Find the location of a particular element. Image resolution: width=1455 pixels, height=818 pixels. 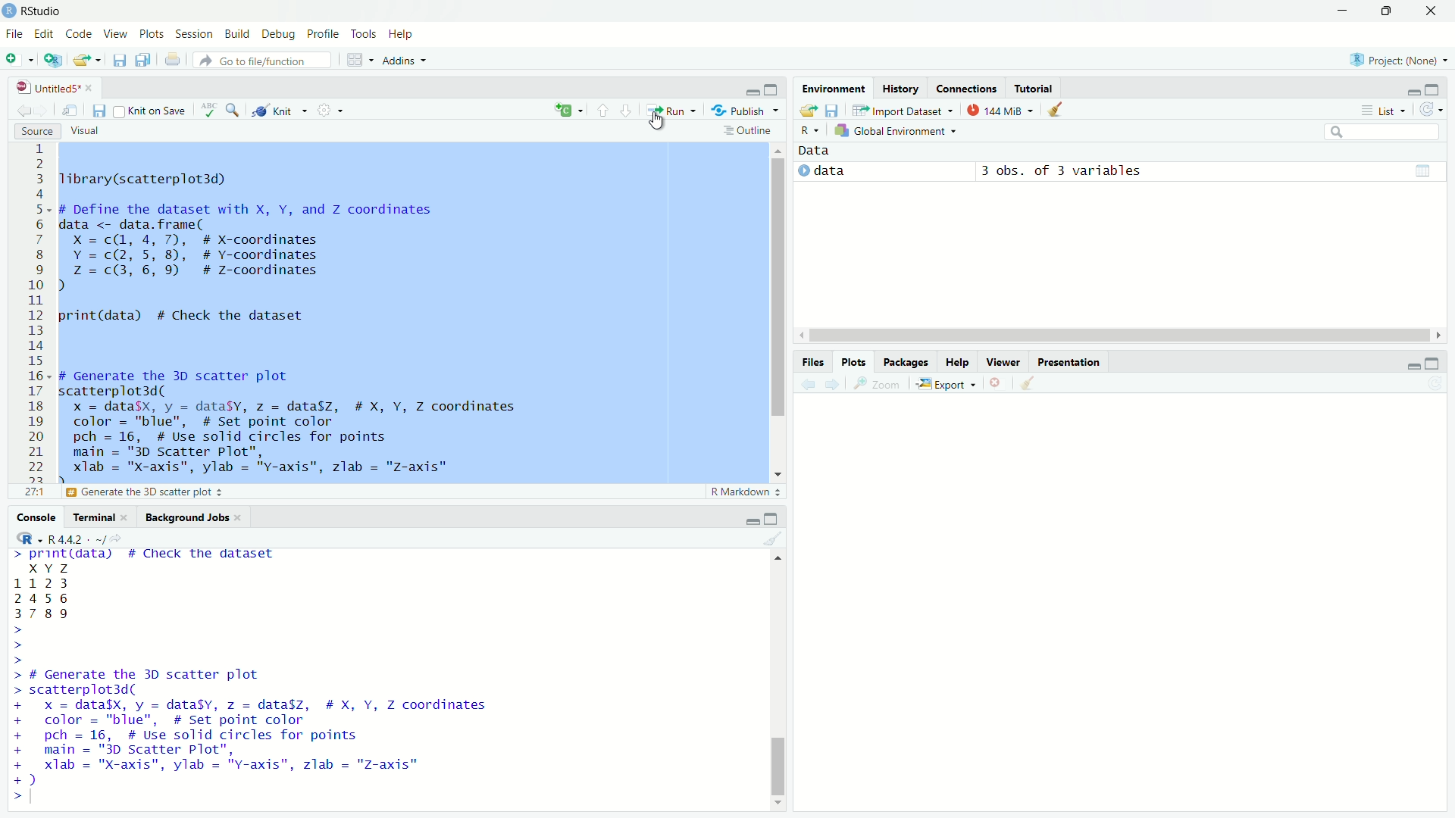

plots is located at coordinates (854, 362).